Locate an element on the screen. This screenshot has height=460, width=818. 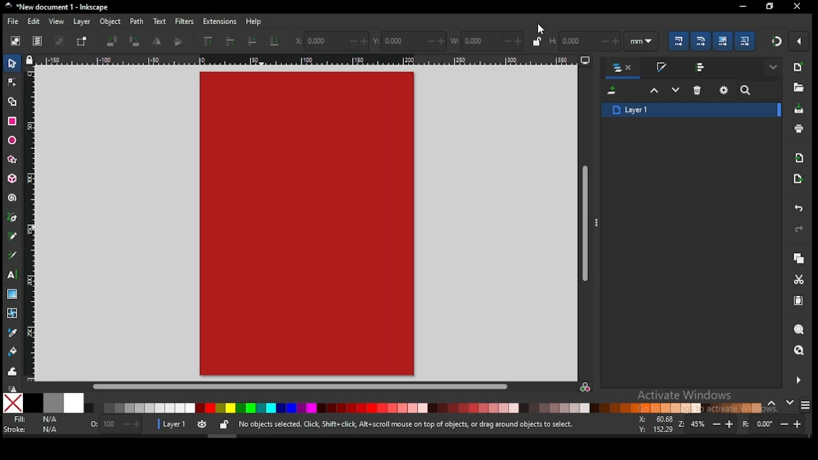
zoom object is located at coordinates (799, 330).